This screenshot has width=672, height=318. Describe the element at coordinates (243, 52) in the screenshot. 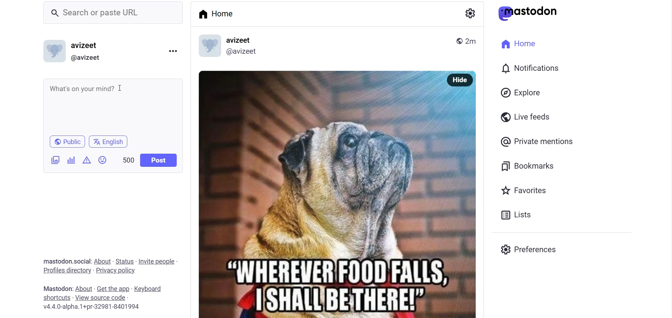

I see `@avizeet` at that location.